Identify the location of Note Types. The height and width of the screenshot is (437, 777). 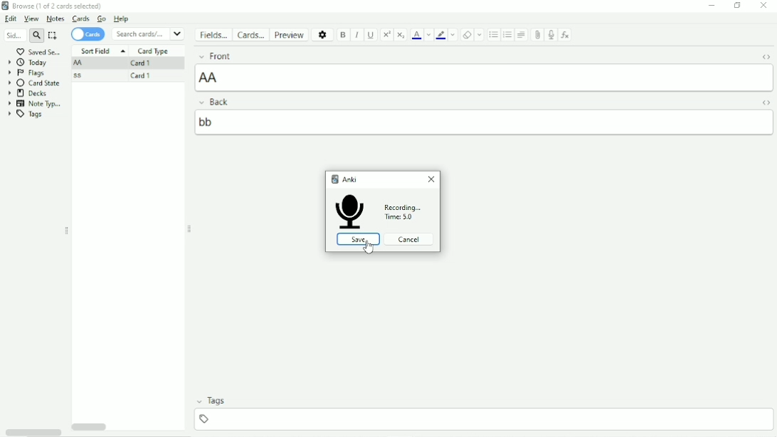
(36, 103).